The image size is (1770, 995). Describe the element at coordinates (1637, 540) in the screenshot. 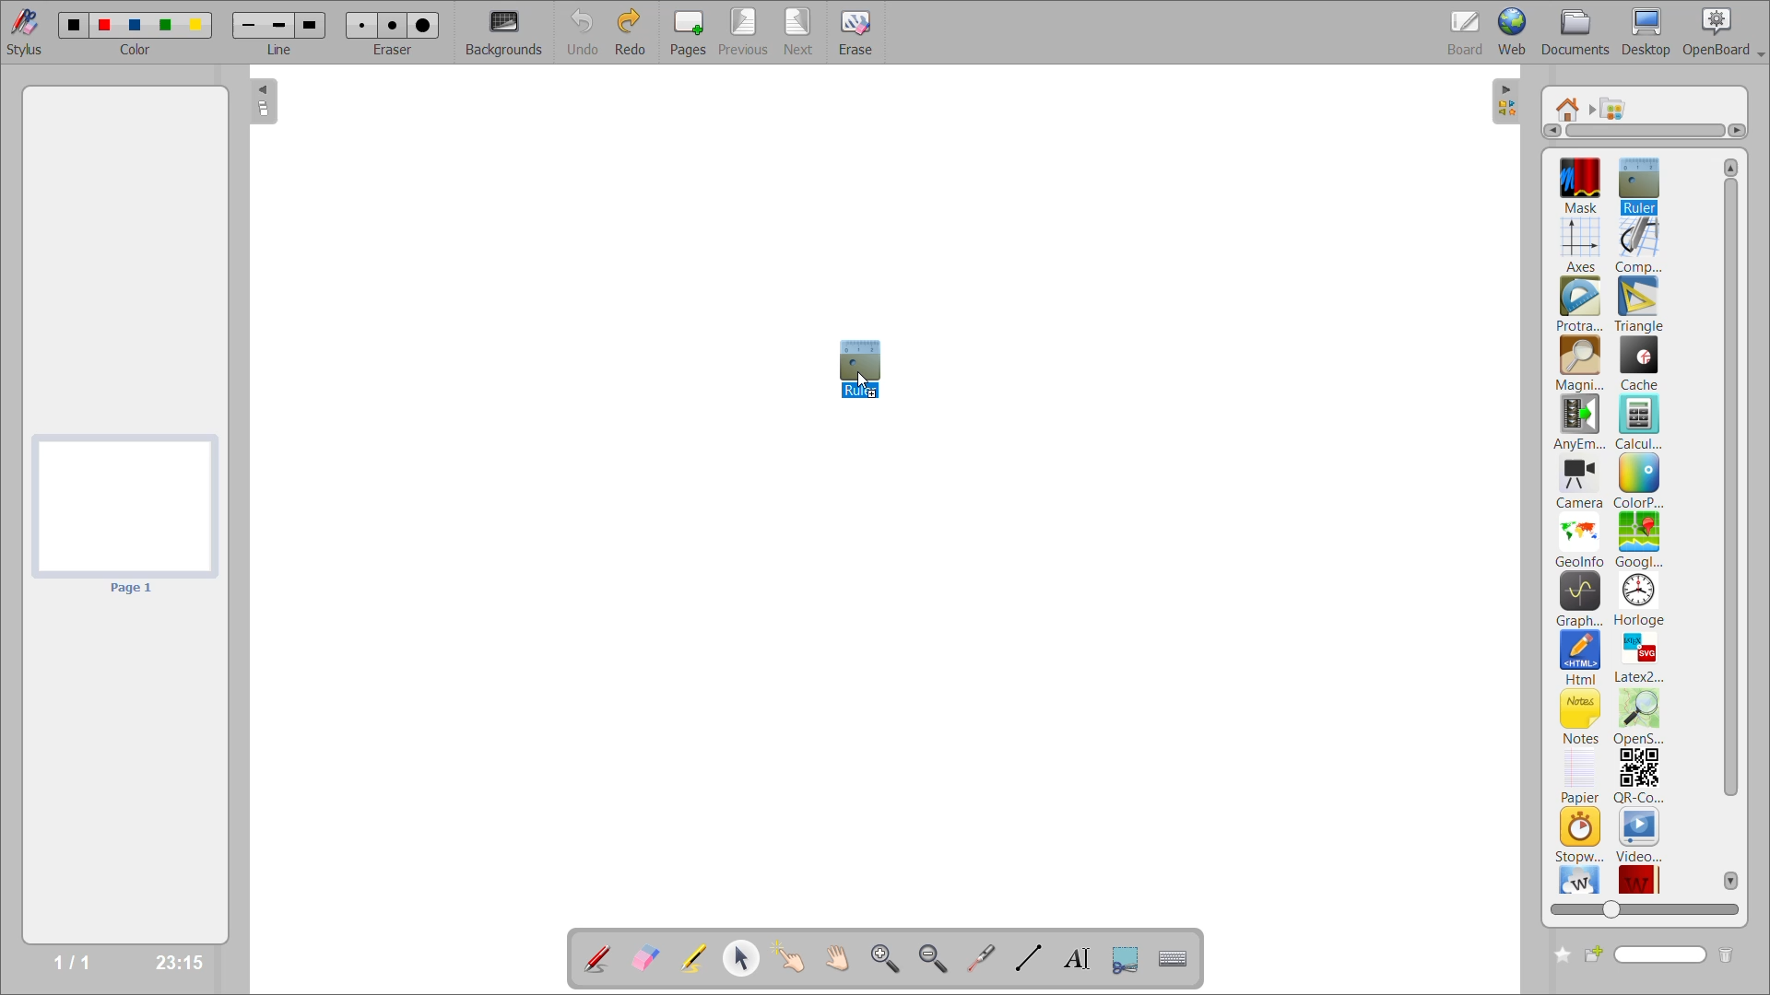

I see `googlemaps` at that location.